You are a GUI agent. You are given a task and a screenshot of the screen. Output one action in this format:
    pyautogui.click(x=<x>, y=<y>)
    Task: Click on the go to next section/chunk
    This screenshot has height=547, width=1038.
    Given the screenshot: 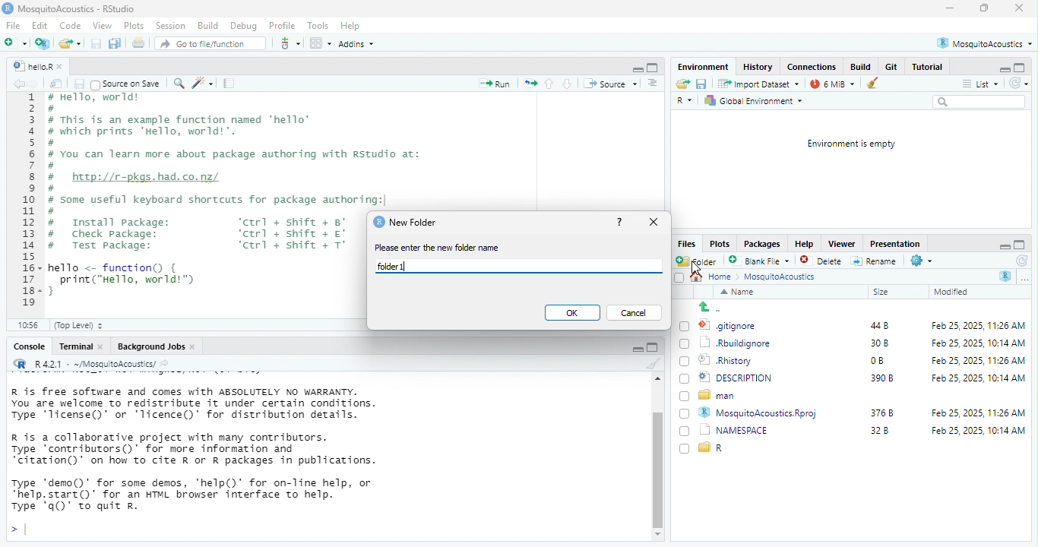 What is the action you would take?
    pyautogui.click(x=568, y=85)
    